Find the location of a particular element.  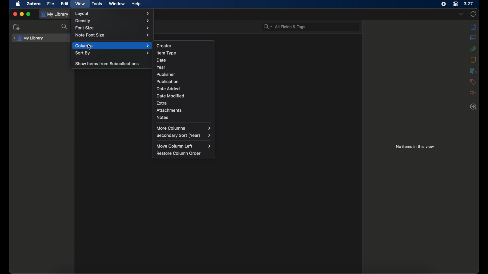

publications is located at coordinates (167, 81).